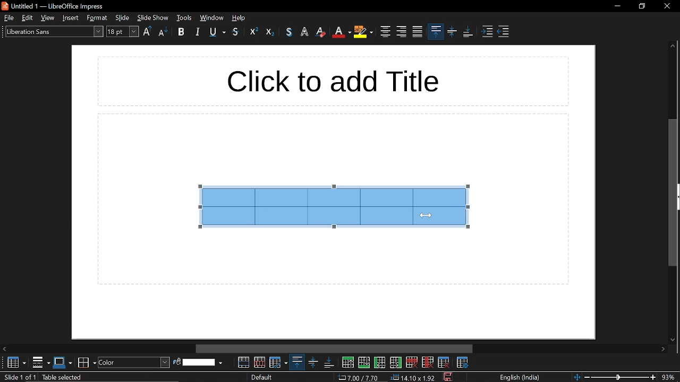 The height and width of the screenshot is (382, 680). Describe the element at coordinates (123, 18) in the screenshot. I see `slide` at that location.